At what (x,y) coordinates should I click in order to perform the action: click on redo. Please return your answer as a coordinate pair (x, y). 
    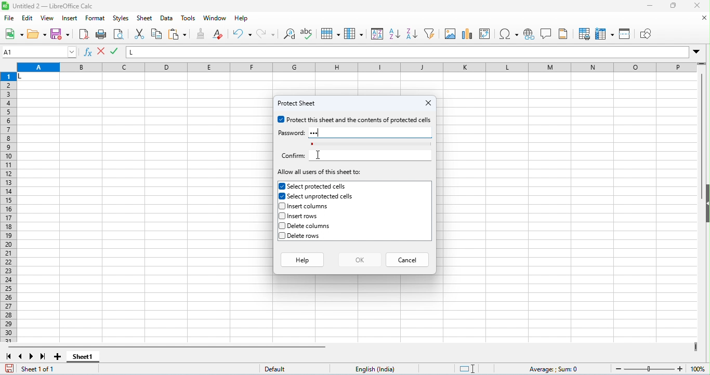
    Looking at the image, I should click on (266, 34).